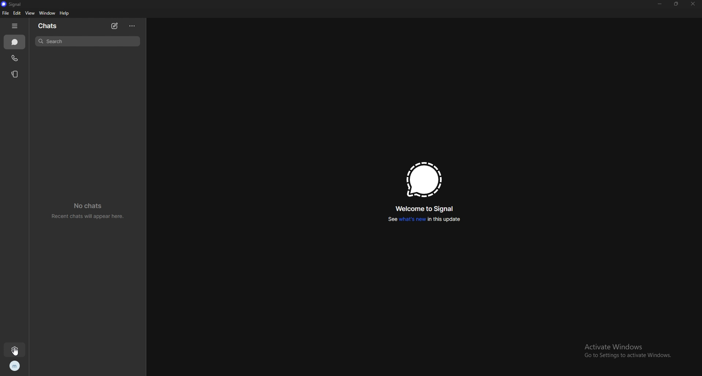  Describe the element at coordinates (15, 42) in the screenshot. I see `chats` at that location.